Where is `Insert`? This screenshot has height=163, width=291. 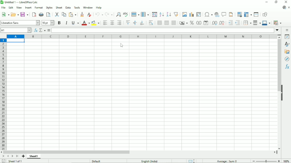 Insert is located at coordinates (28, 7).